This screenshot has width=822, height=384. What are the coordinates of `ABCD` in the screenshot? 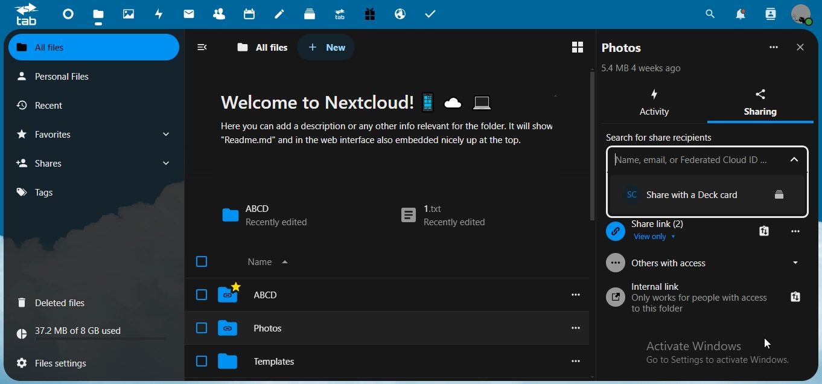 It's located at (239, 293).